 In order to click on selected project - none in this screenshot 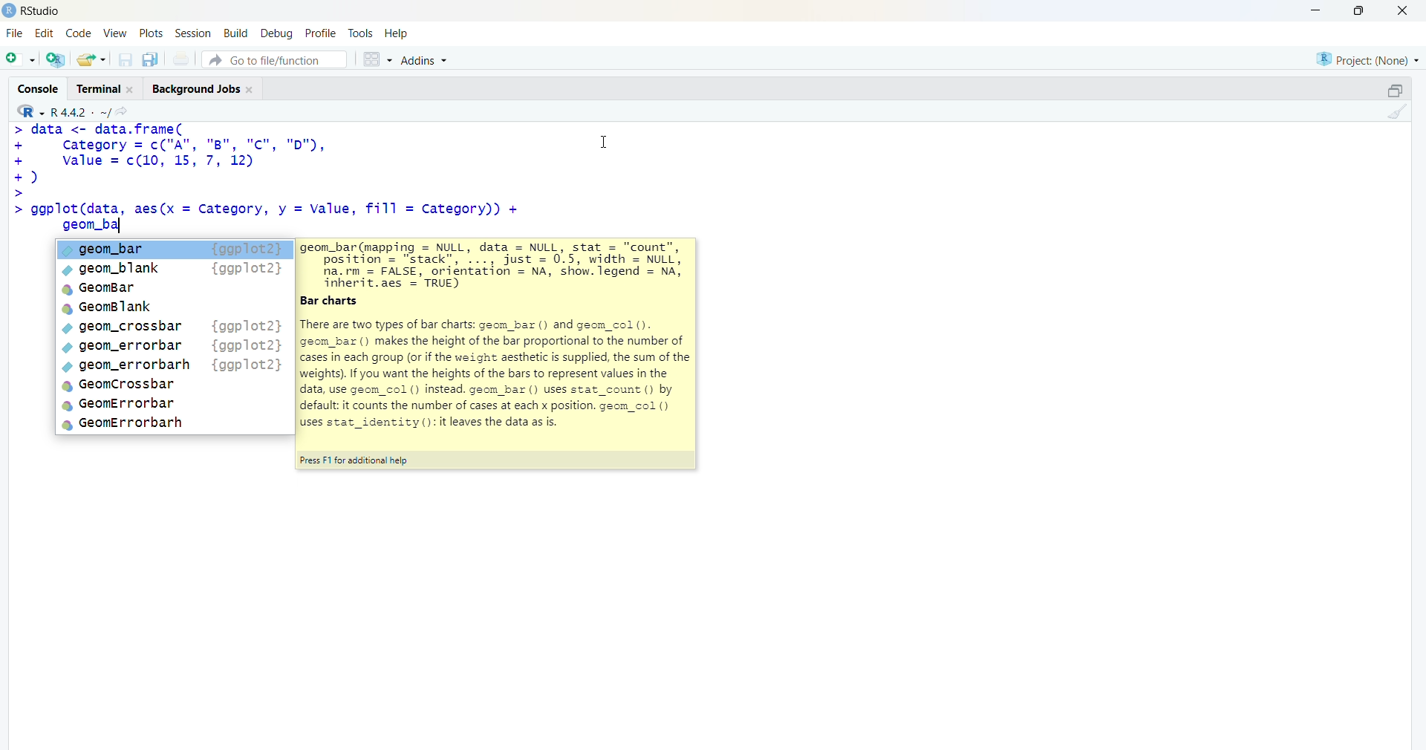, I will do `click(1370, 59)`.